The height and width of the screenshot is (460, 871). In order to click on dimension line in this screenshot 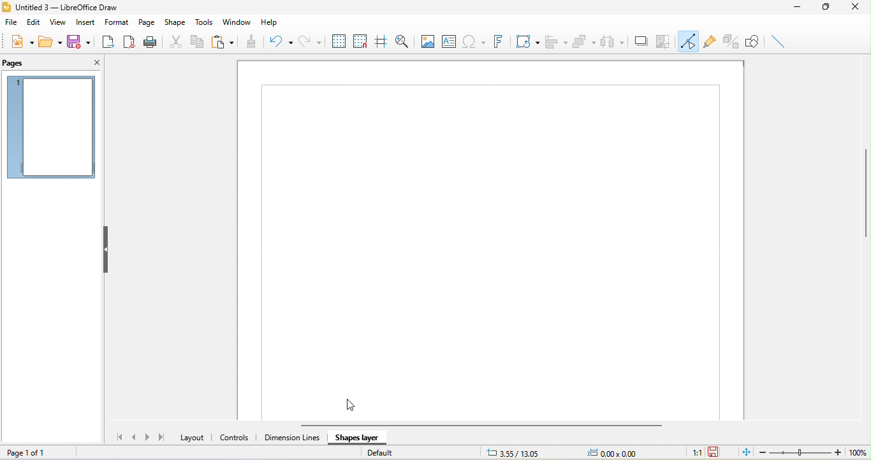, I will do `click(290, 439)`.